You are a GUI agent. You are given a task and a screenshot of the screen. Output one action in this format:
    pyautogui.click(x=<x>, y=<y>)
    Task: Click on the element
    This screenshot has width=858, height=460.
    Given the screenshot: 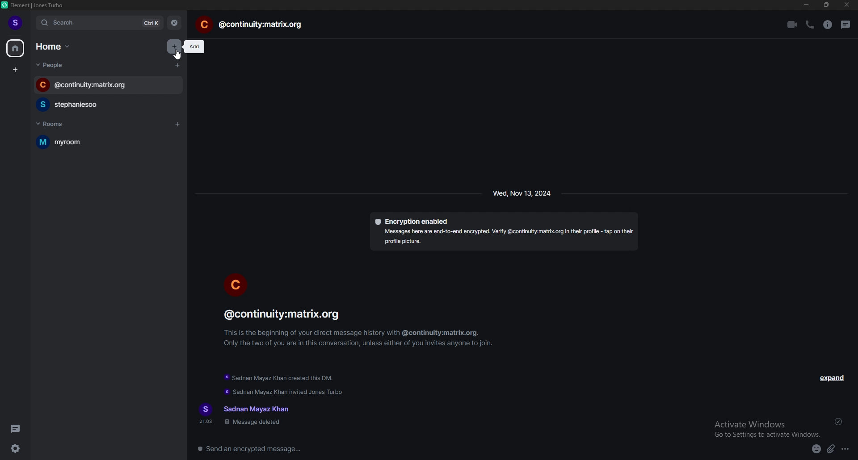 What is the action you would take?
    pyautogui.click(x=37, y=5)
    